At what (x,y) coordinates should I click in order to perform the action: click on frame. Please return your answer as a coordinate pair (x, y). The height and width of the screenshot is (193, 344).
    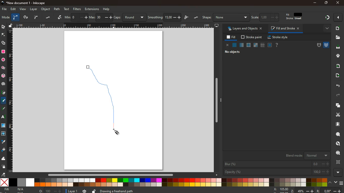
    Looking at the image, I should click on (269, 45).